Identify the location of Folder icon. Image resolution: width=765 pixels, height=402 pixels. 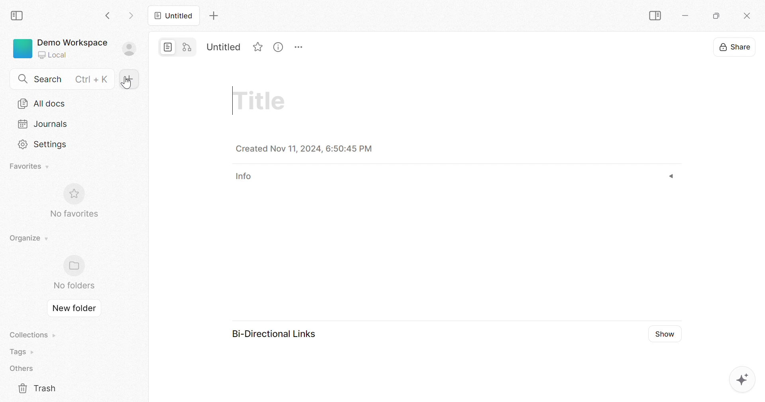
(74, 266).